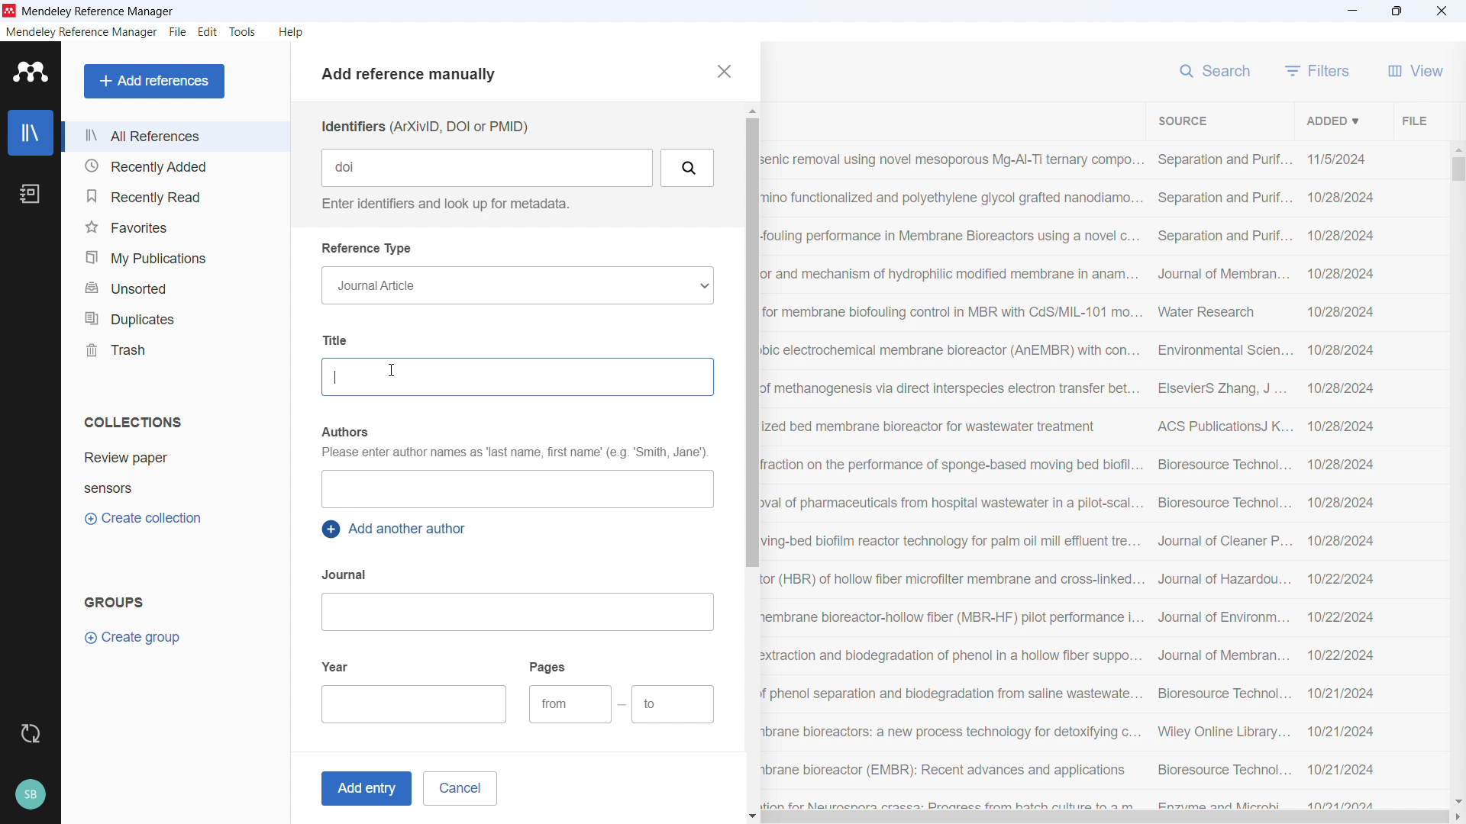 The width and height of the screenshot is (1466, 824). I want to click on Sort by source , so click(1182, 121).